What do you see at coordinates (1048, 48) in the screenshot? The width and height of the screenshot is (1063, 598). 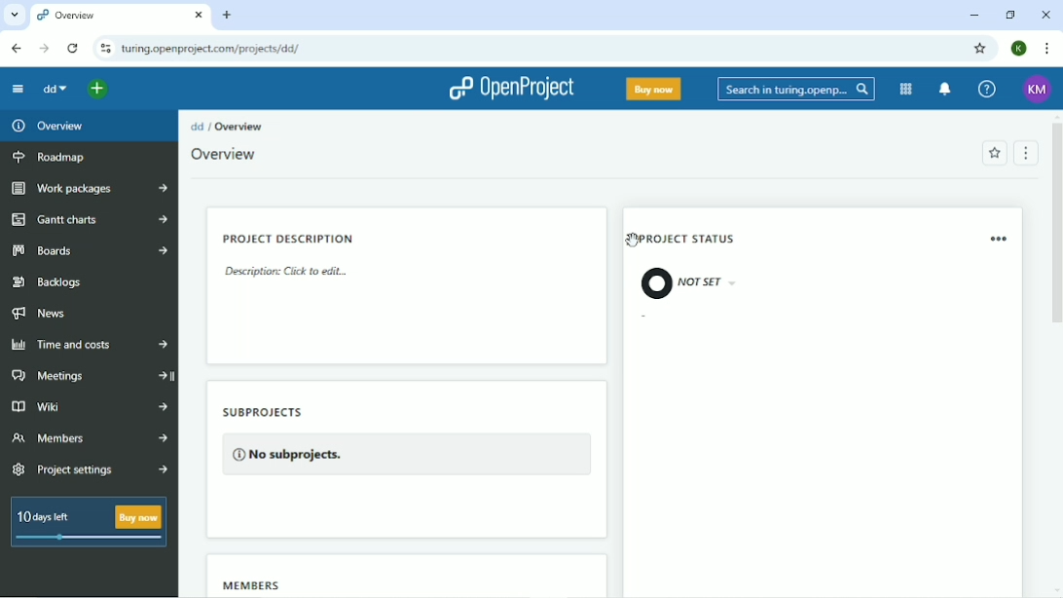 I see `Customize and control google chrome` at bounding box center [1048, 48].